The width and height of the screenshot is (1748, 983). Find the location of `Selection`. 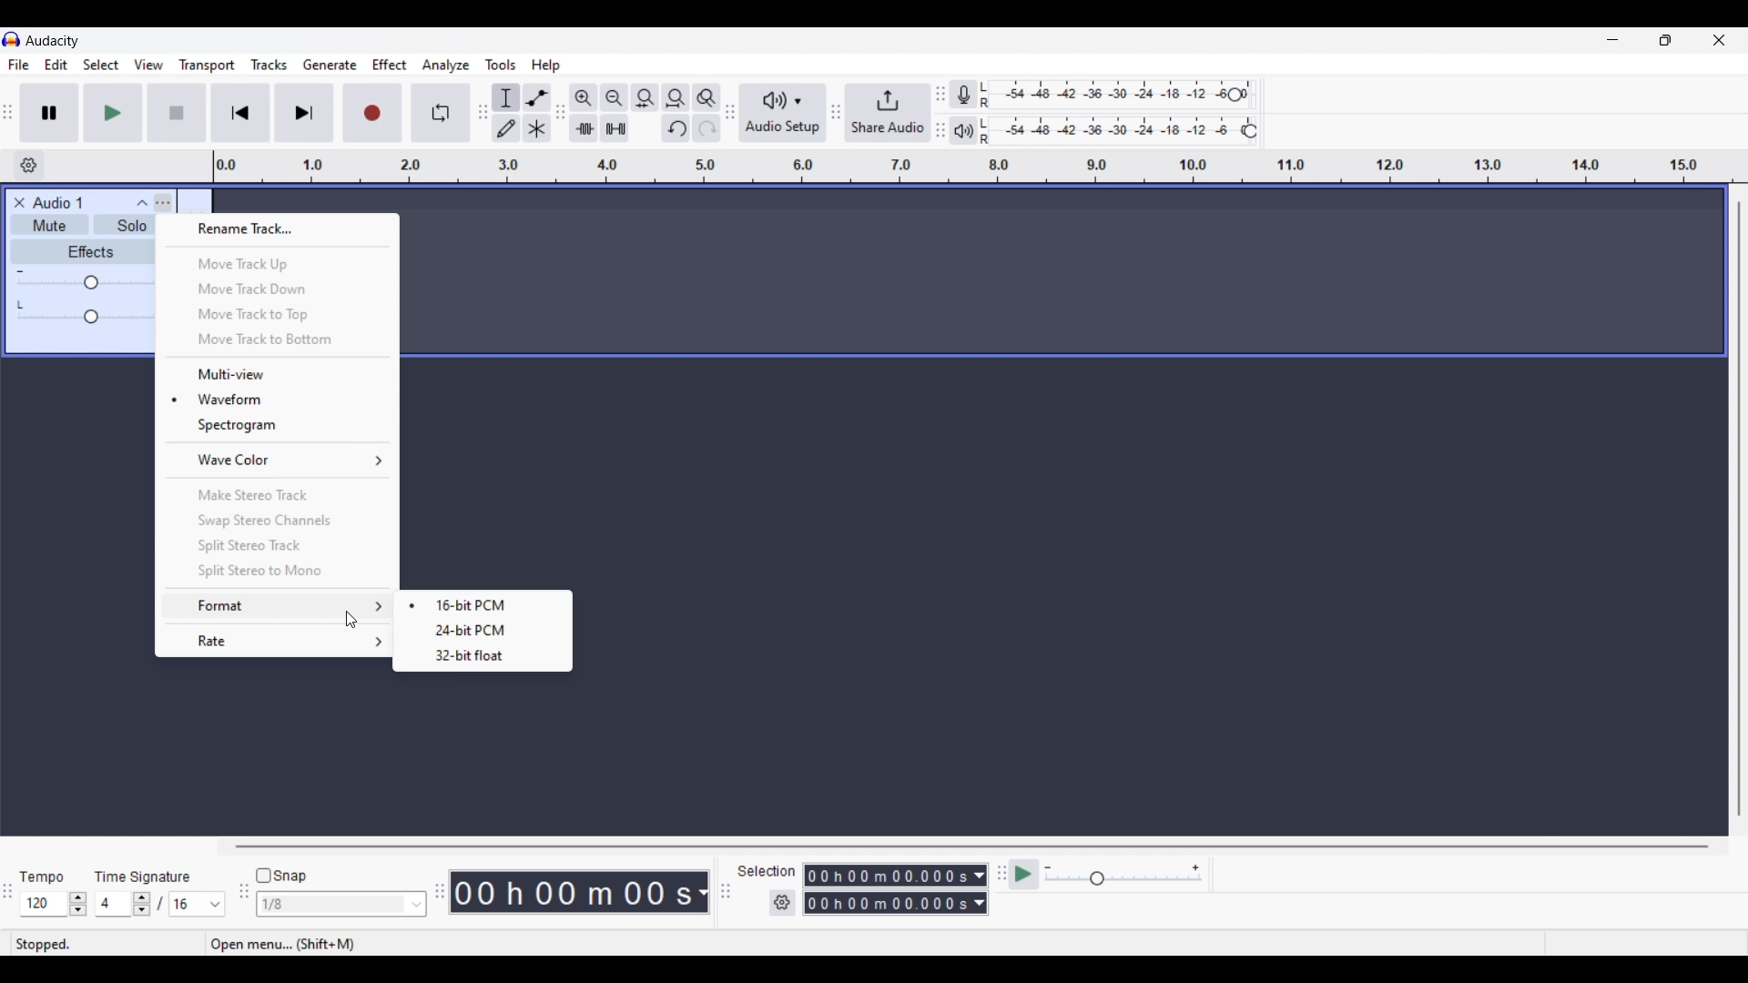

Selection is located at coordinates (765, 871).